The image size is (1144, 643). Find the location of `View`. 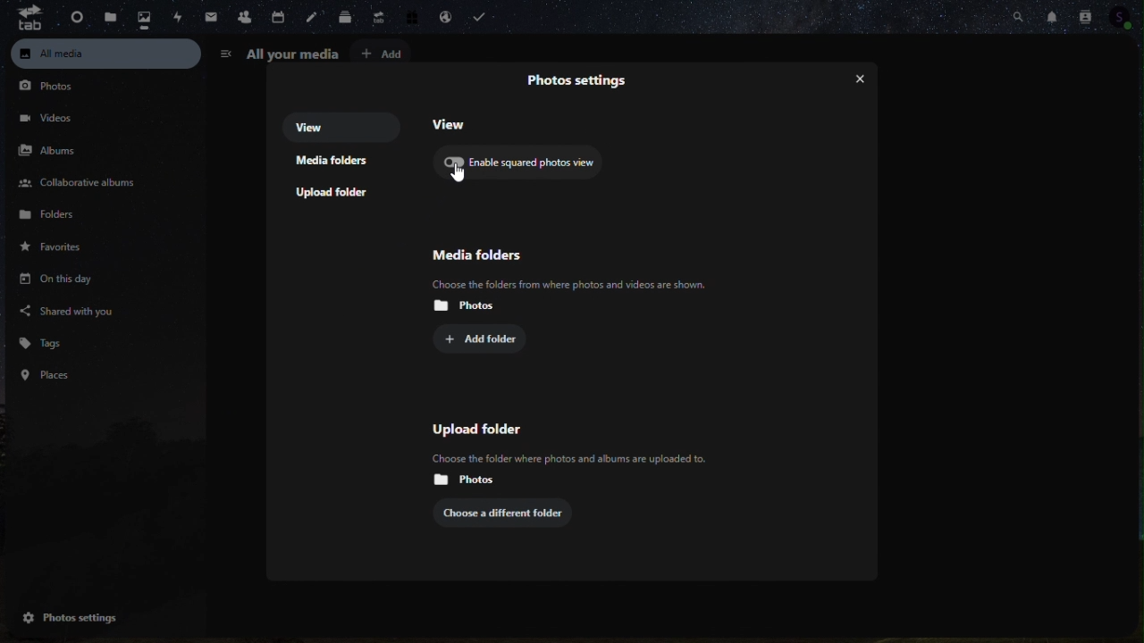

View is located at coordinates (342, 126).